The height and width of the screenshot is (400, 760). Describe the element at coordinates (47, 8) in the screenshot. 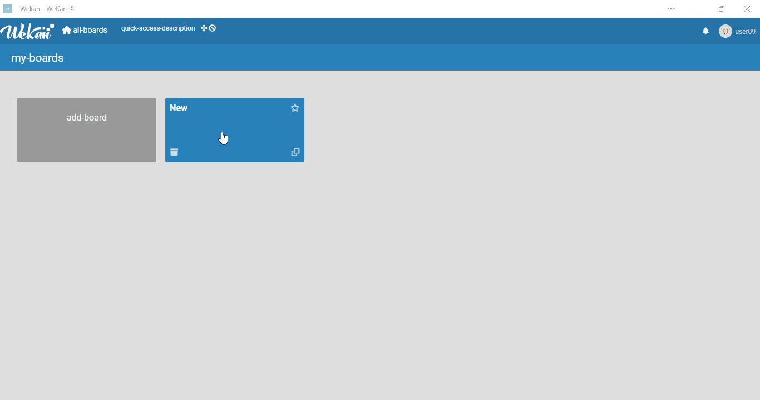

I see `wekan - wekan` at that location.